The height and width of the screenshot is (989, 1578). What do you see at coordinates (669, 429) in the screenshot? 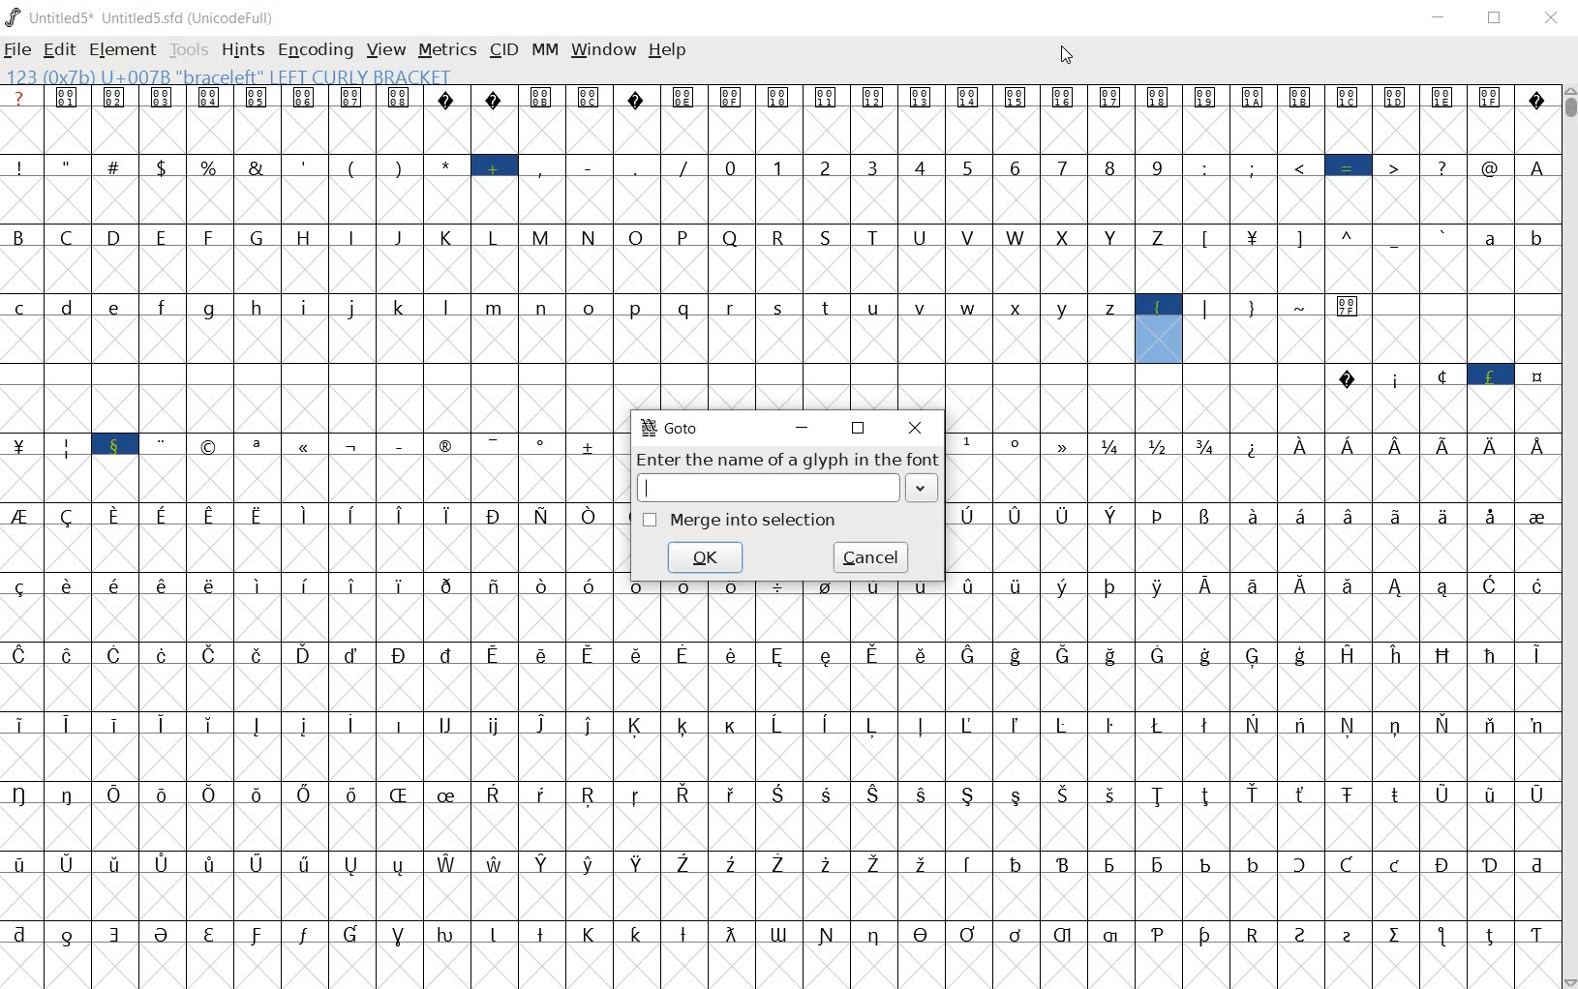
I see `GoTo` at bounding box center [669, 429].